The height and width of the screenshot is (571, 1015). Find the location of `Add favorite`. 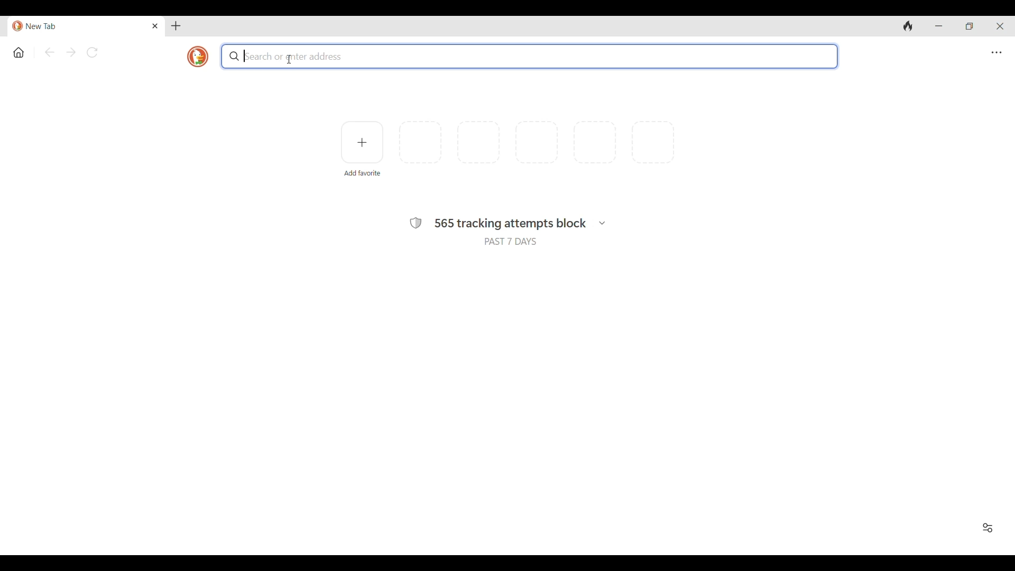

Add favorite is located at coordinates (363, 173).